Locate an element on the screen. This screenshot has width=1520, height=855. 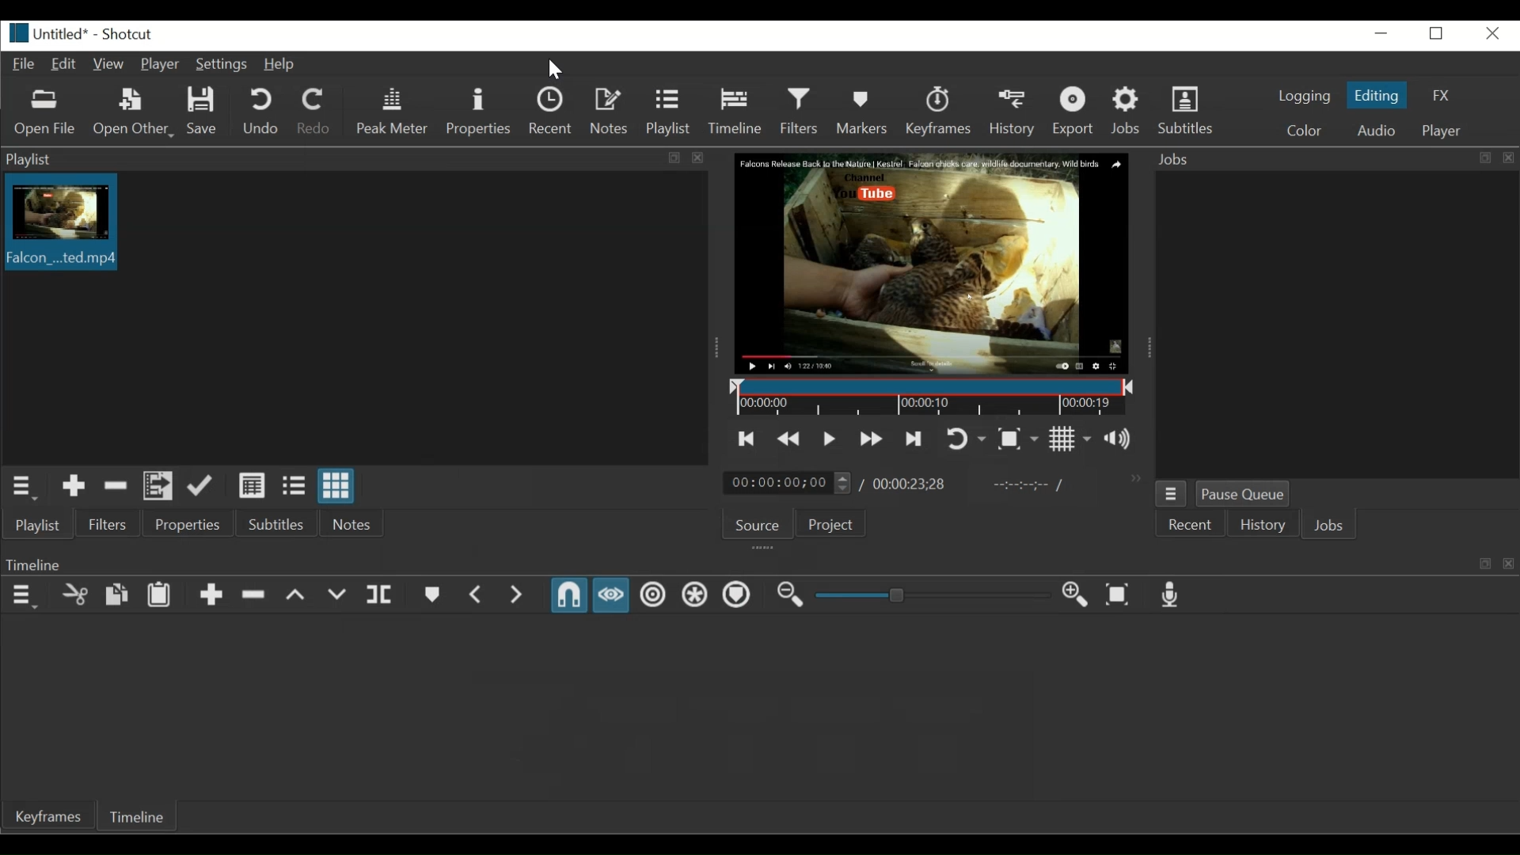
Open File is located at coordinates (49, 113).